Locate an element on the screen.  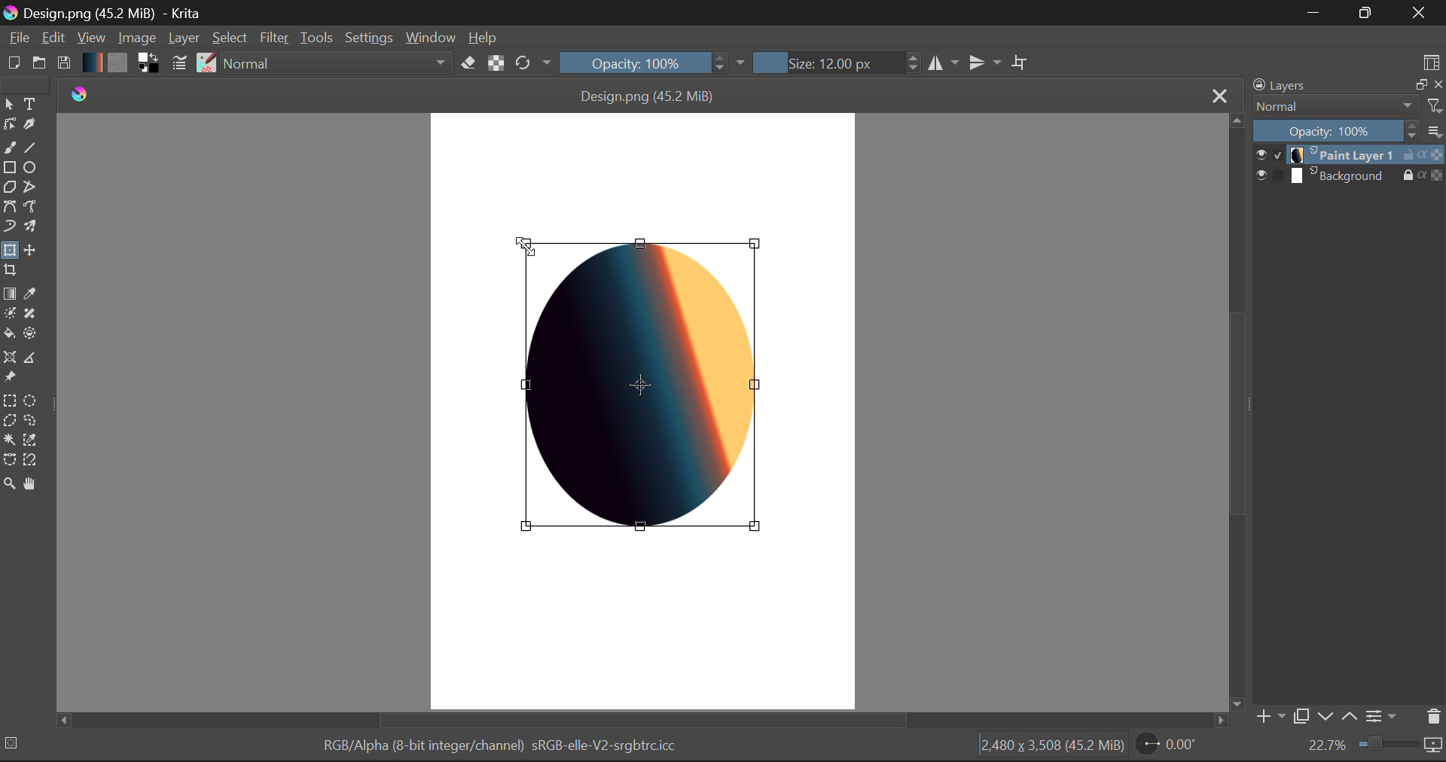
Image is located at coordinates (136, 37).